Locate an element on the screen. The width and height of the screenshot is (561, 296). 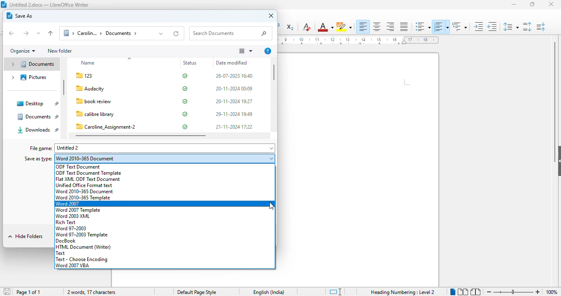
downloads is located at coordinates (38, 130).